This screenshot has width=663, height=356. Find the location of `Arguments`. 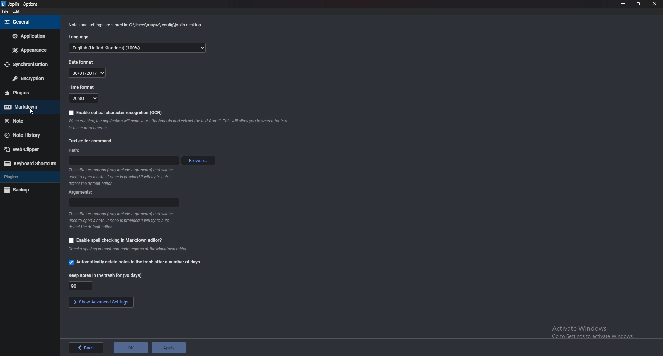

Arguments is located at coordinates (81, 193).